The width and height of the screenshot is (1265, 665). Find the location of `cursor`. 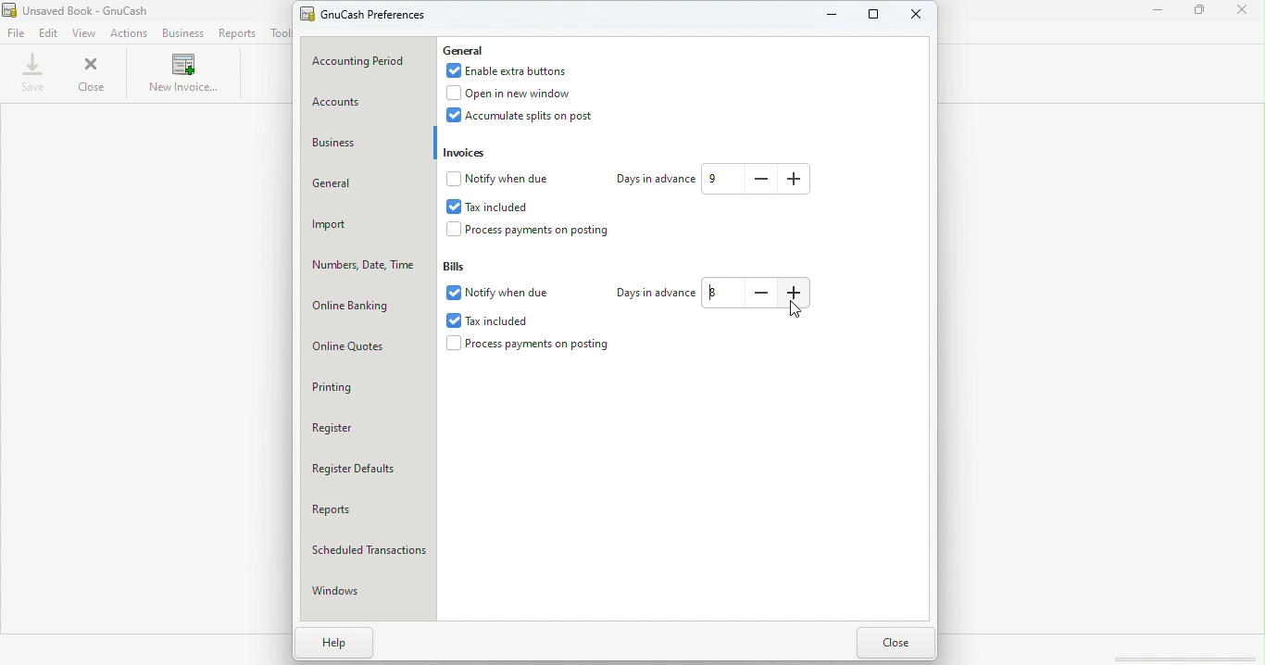

cursor is located at coordinates (797, 312).